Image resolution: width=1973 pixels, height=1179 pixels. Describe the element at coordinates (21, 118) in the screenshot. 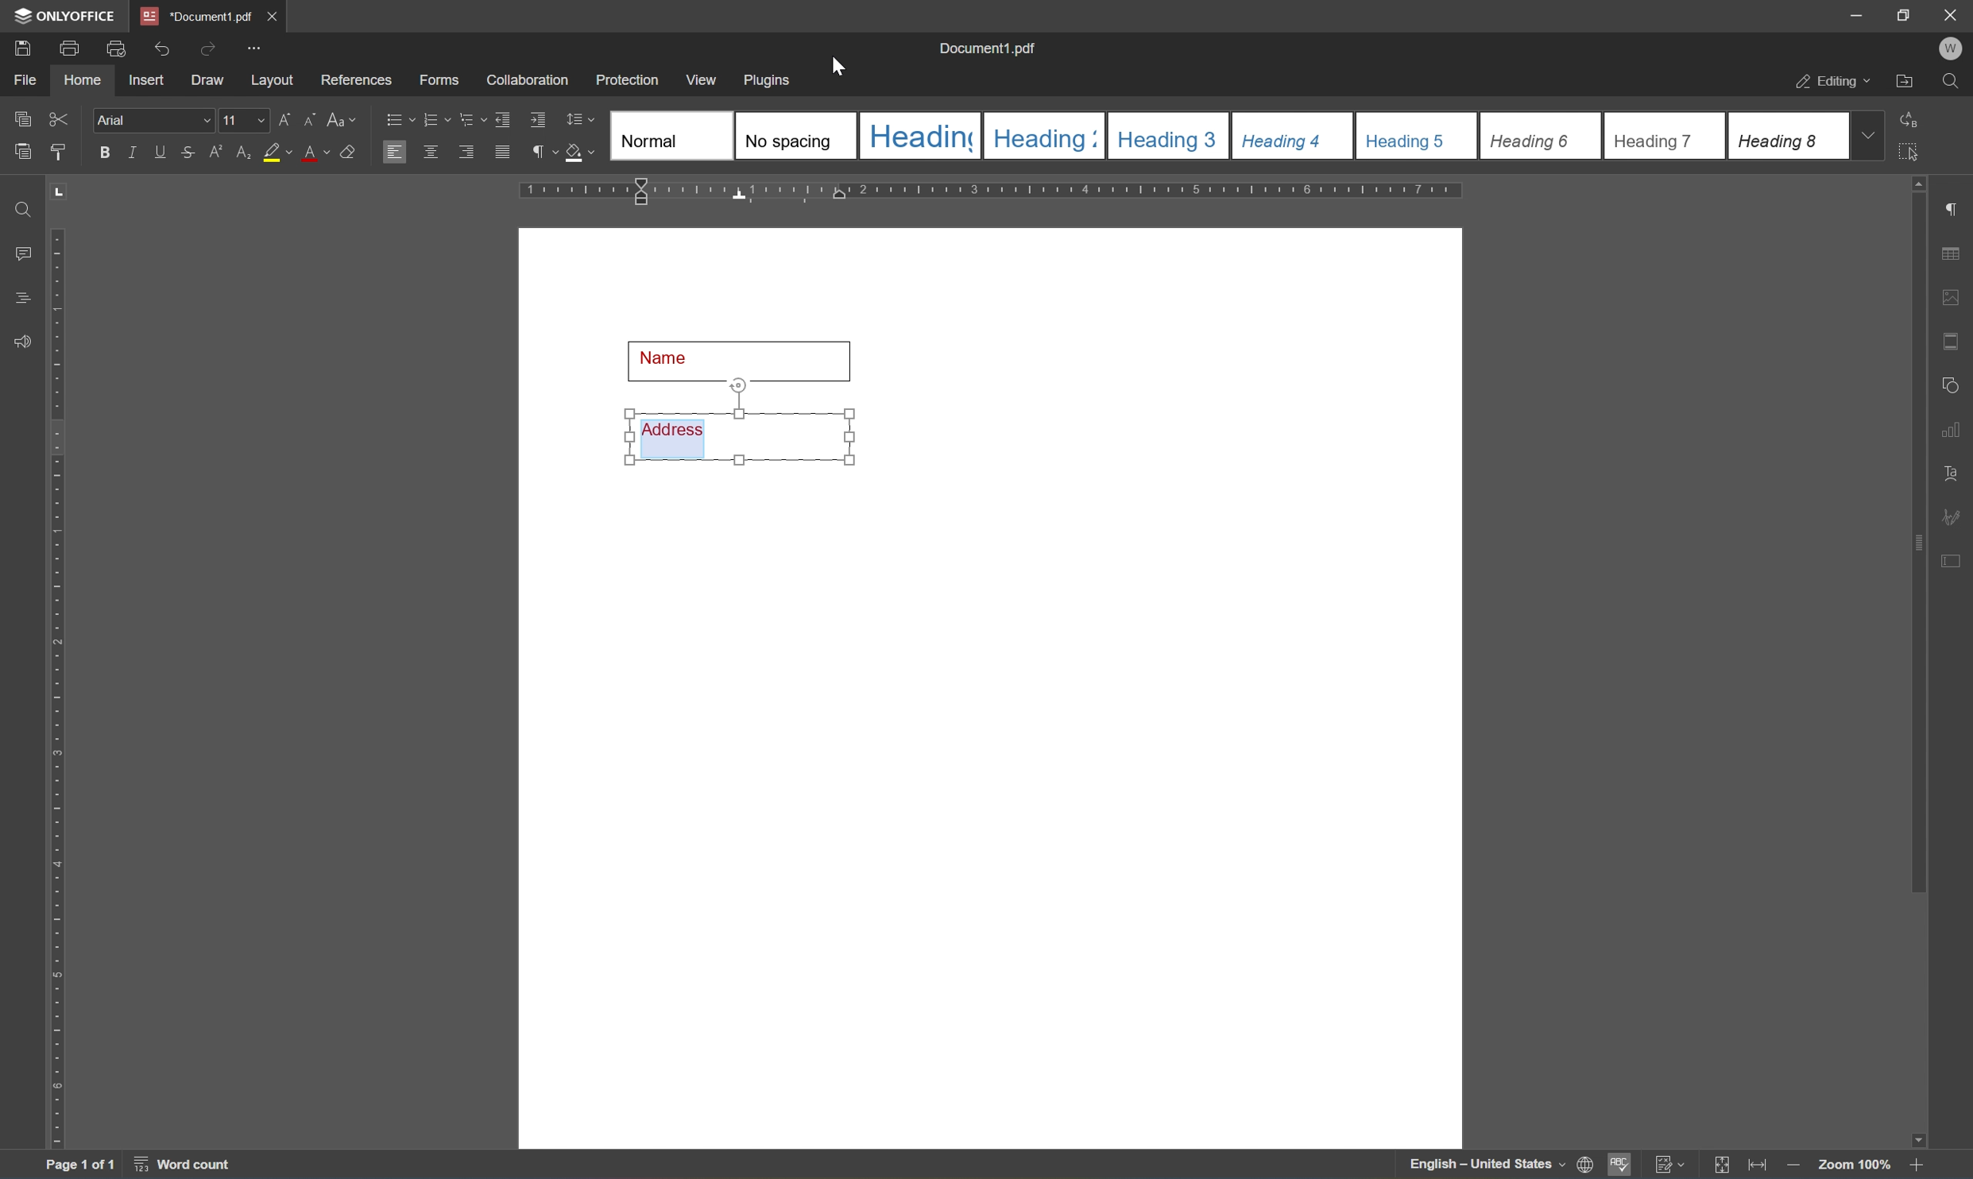

I see `copy` at that location.